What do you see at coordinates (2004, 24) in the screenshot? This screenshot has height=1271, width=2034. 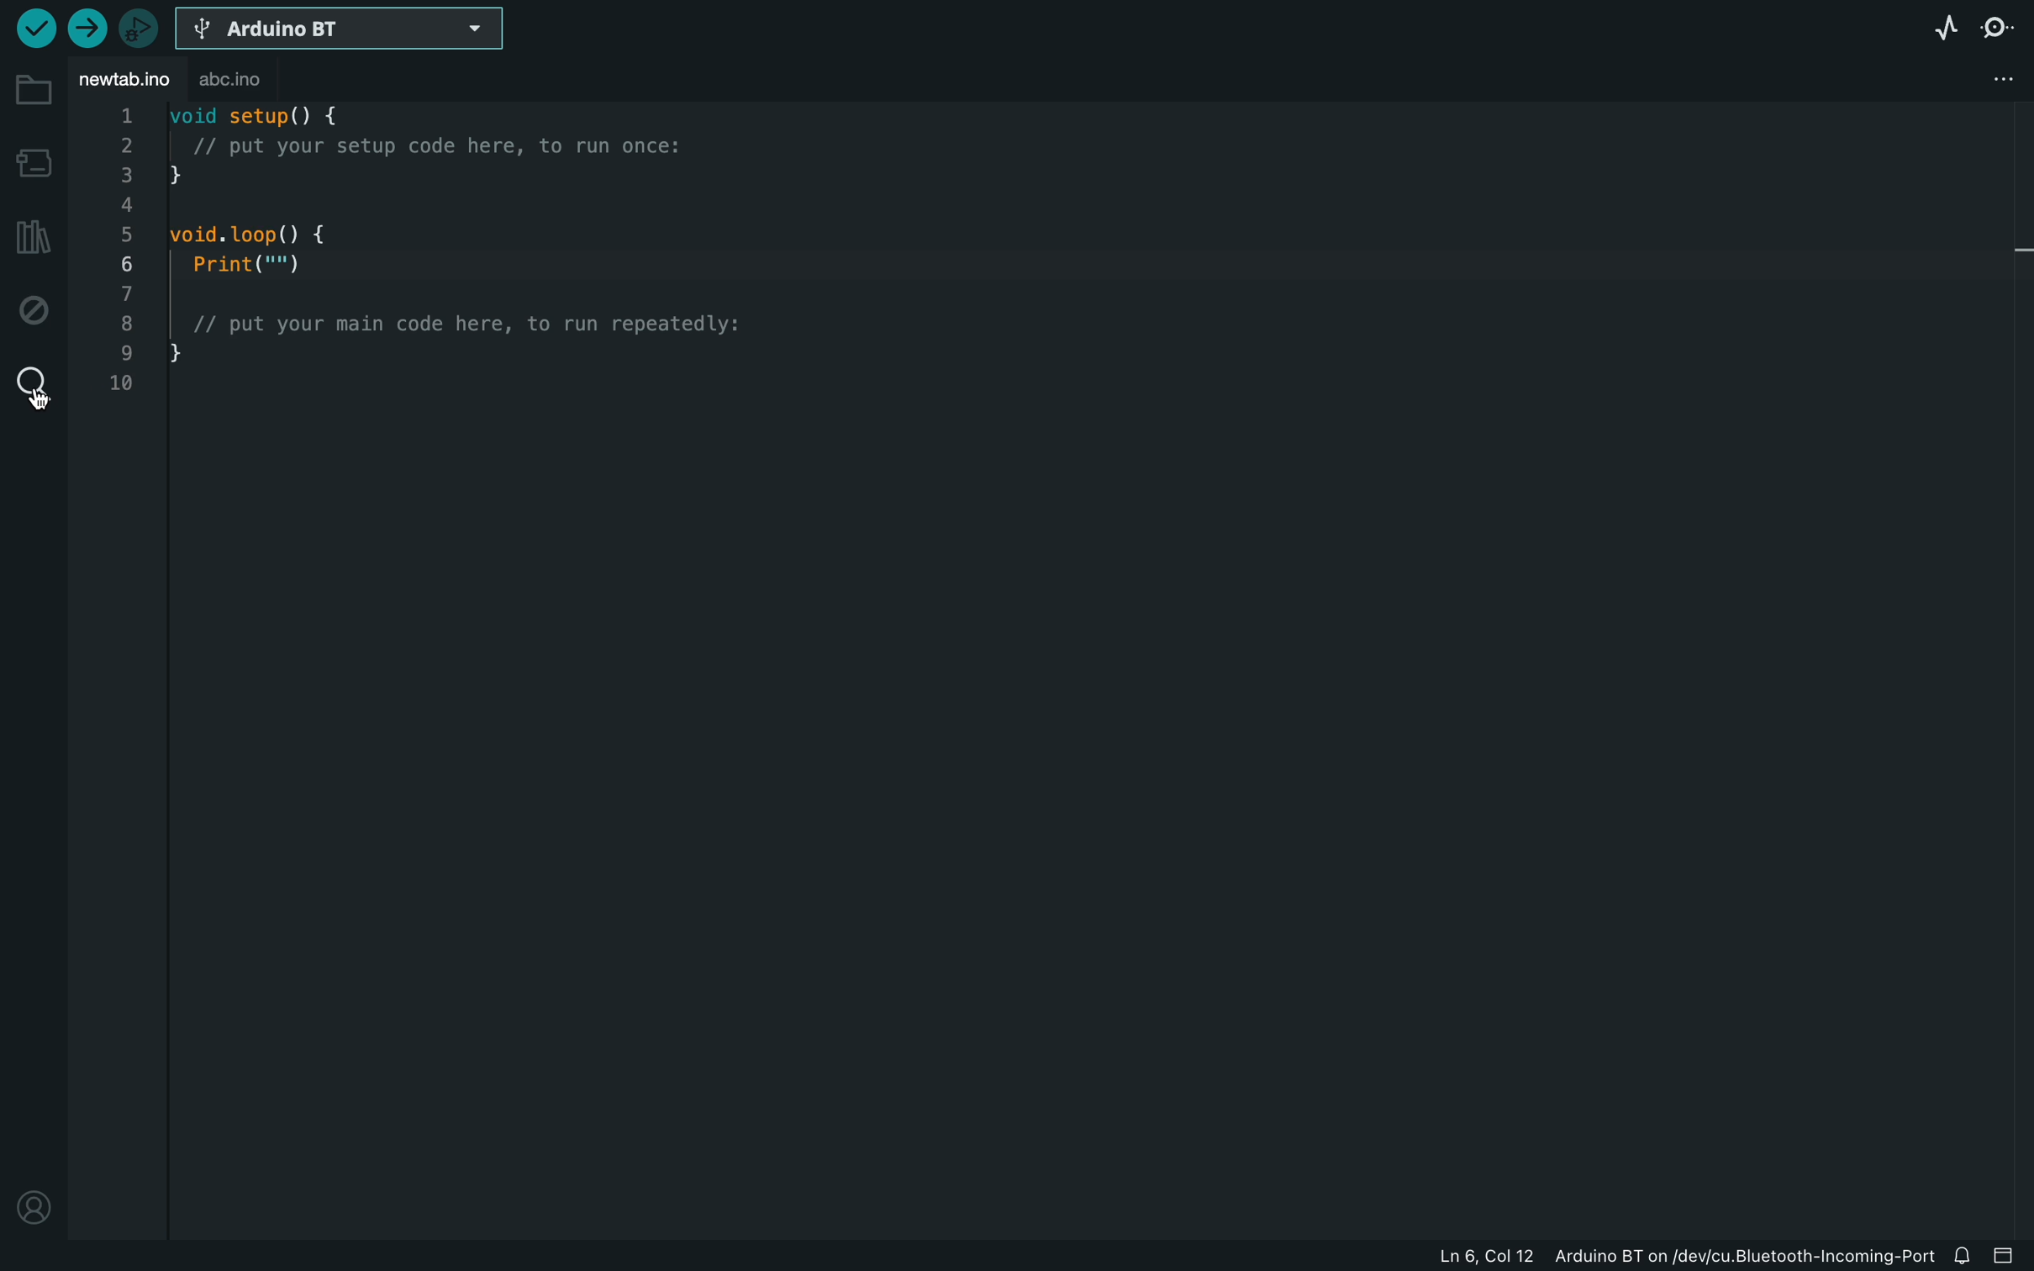 I see `serial monitor` at bounding box center [2004, 24].